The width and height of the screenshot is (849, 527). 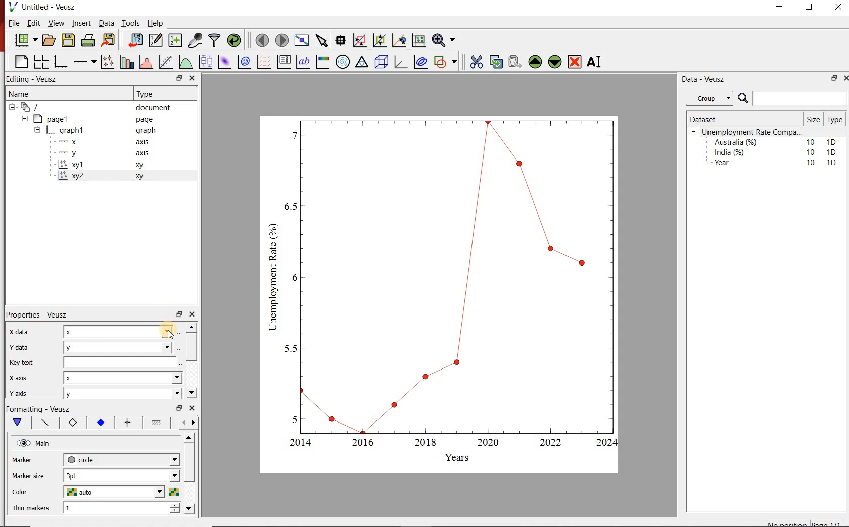 I want to click on collpase, so click(x=694, y=132).